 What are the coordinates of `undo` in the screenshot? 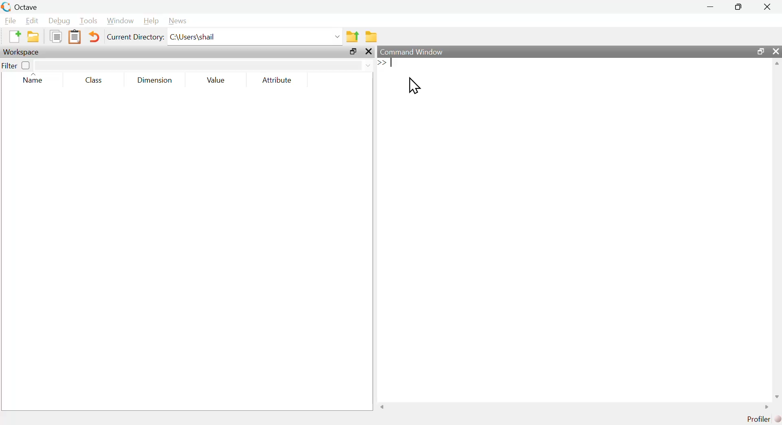 It's located at (95, 37).